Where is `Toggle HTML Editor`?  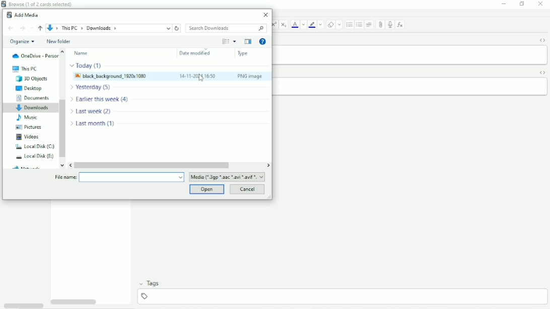
Toggle HTML Editor is located at coordinates (542, 72).